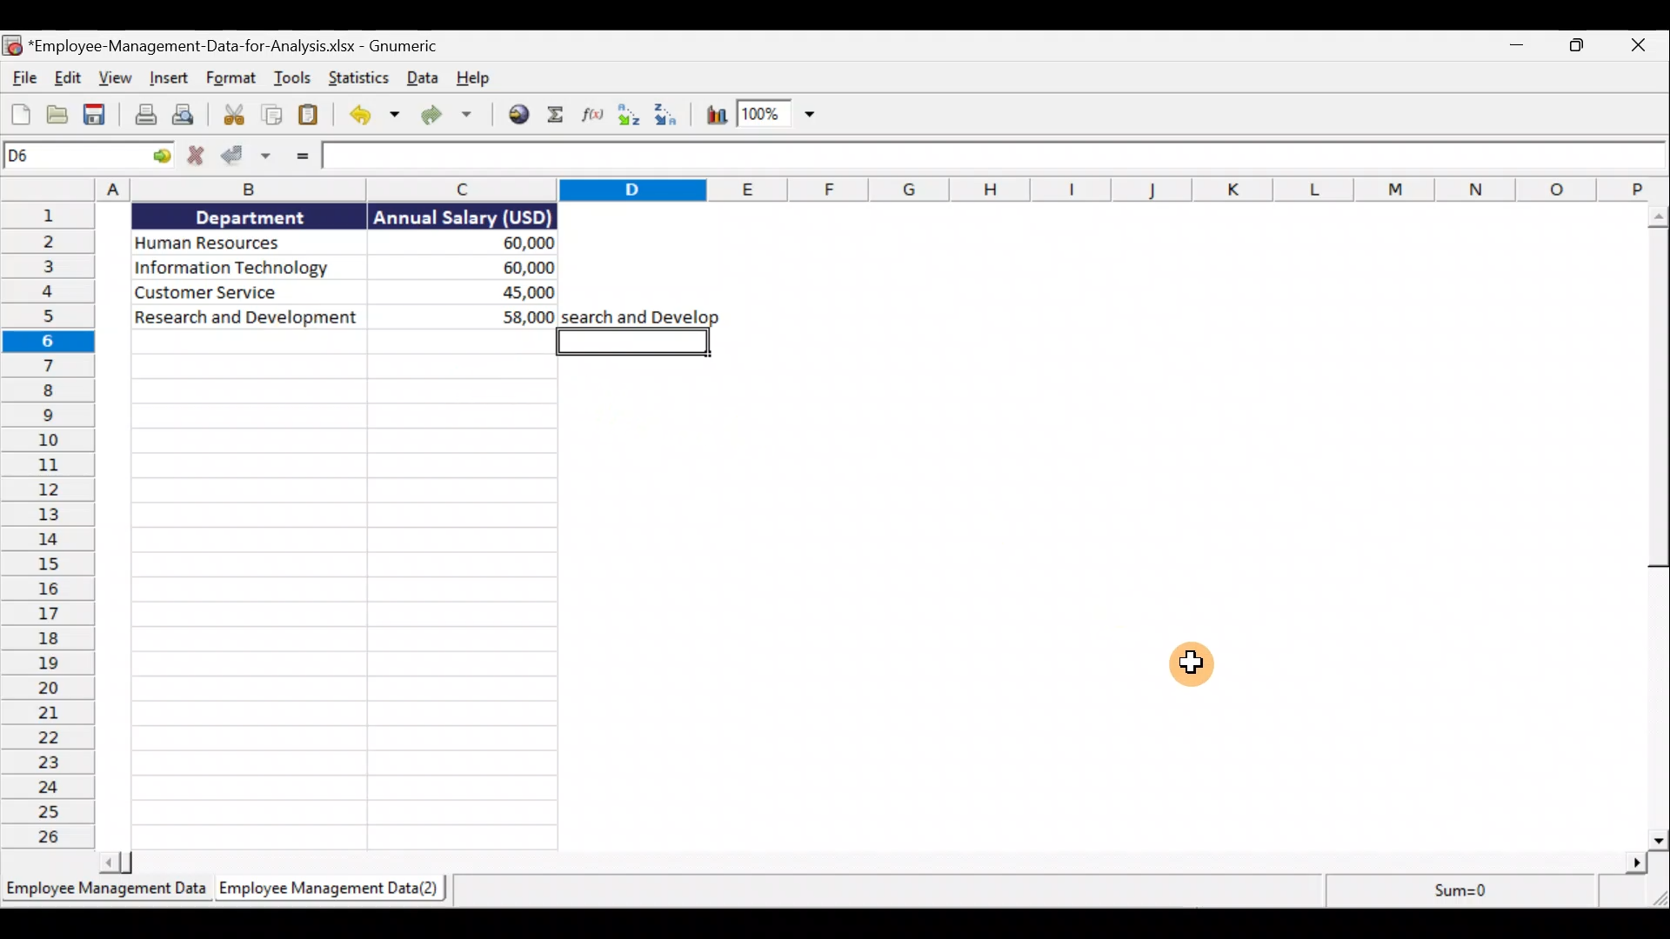 Image resolution: width=1670 pixels, height=939 pixels. Describe the element at coordinates (142, 116) in the screenshot. I see `Print the current file` at that location.